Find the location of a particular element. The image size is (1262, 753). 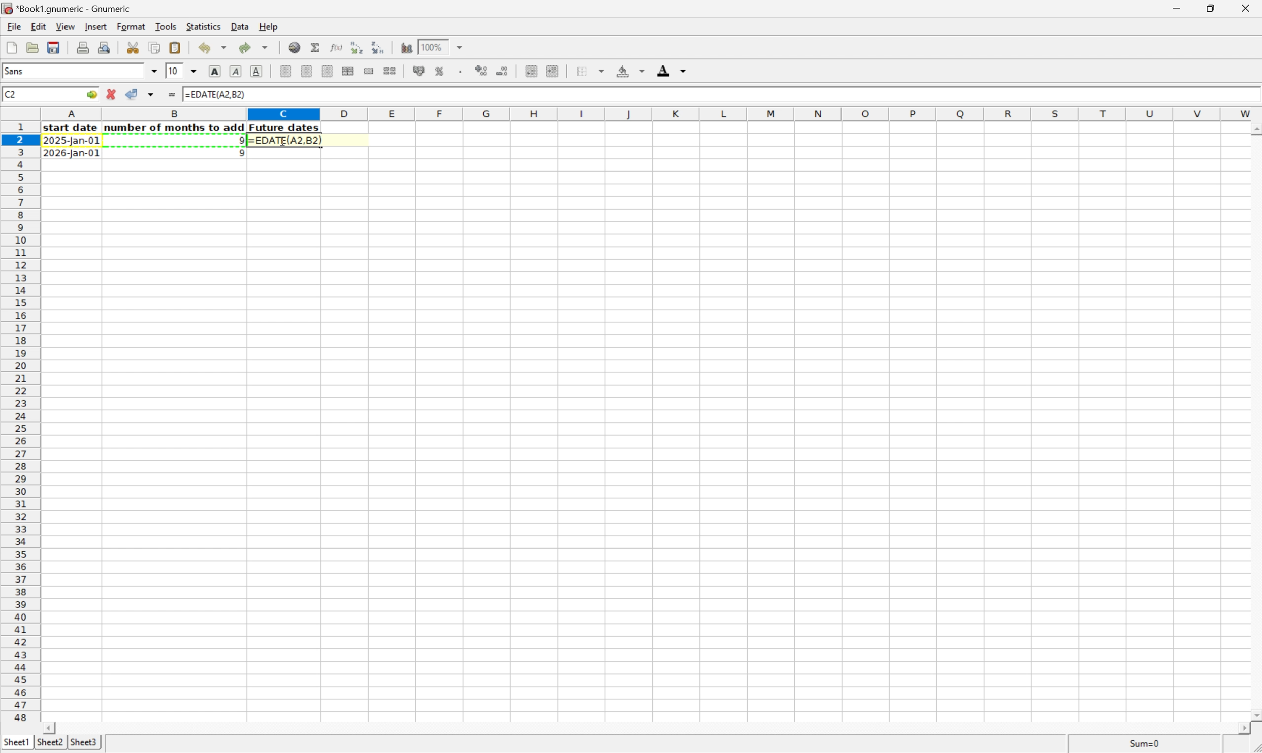

Column names is located at coordinates (651, 114).